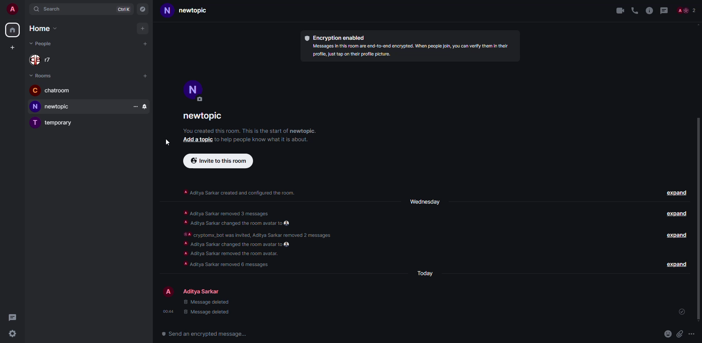 This screenshot has height=343, width=702. Describe the element at coordinates (13, 333) in the screenshot. I see `settings` at that location.